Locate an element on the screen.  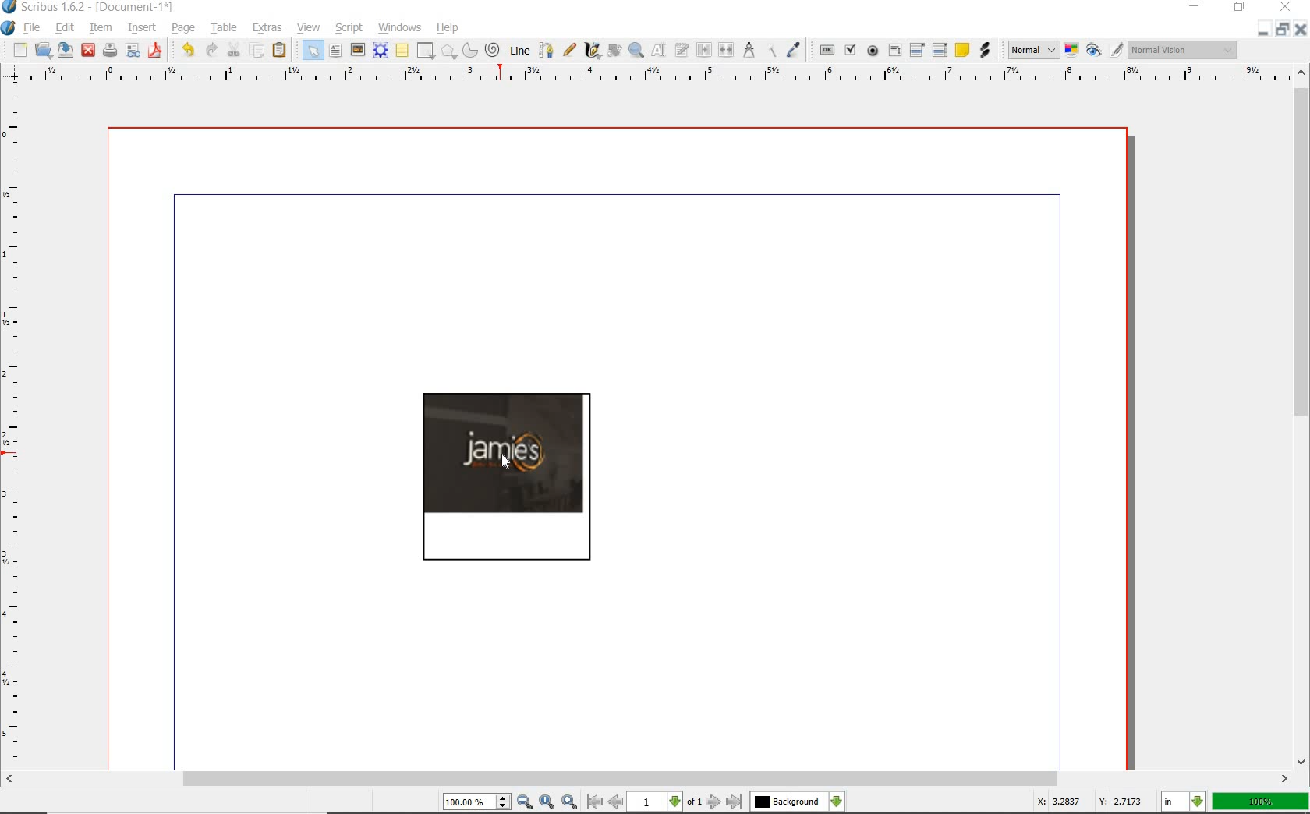
text frame is located at coordinates (336, 51).